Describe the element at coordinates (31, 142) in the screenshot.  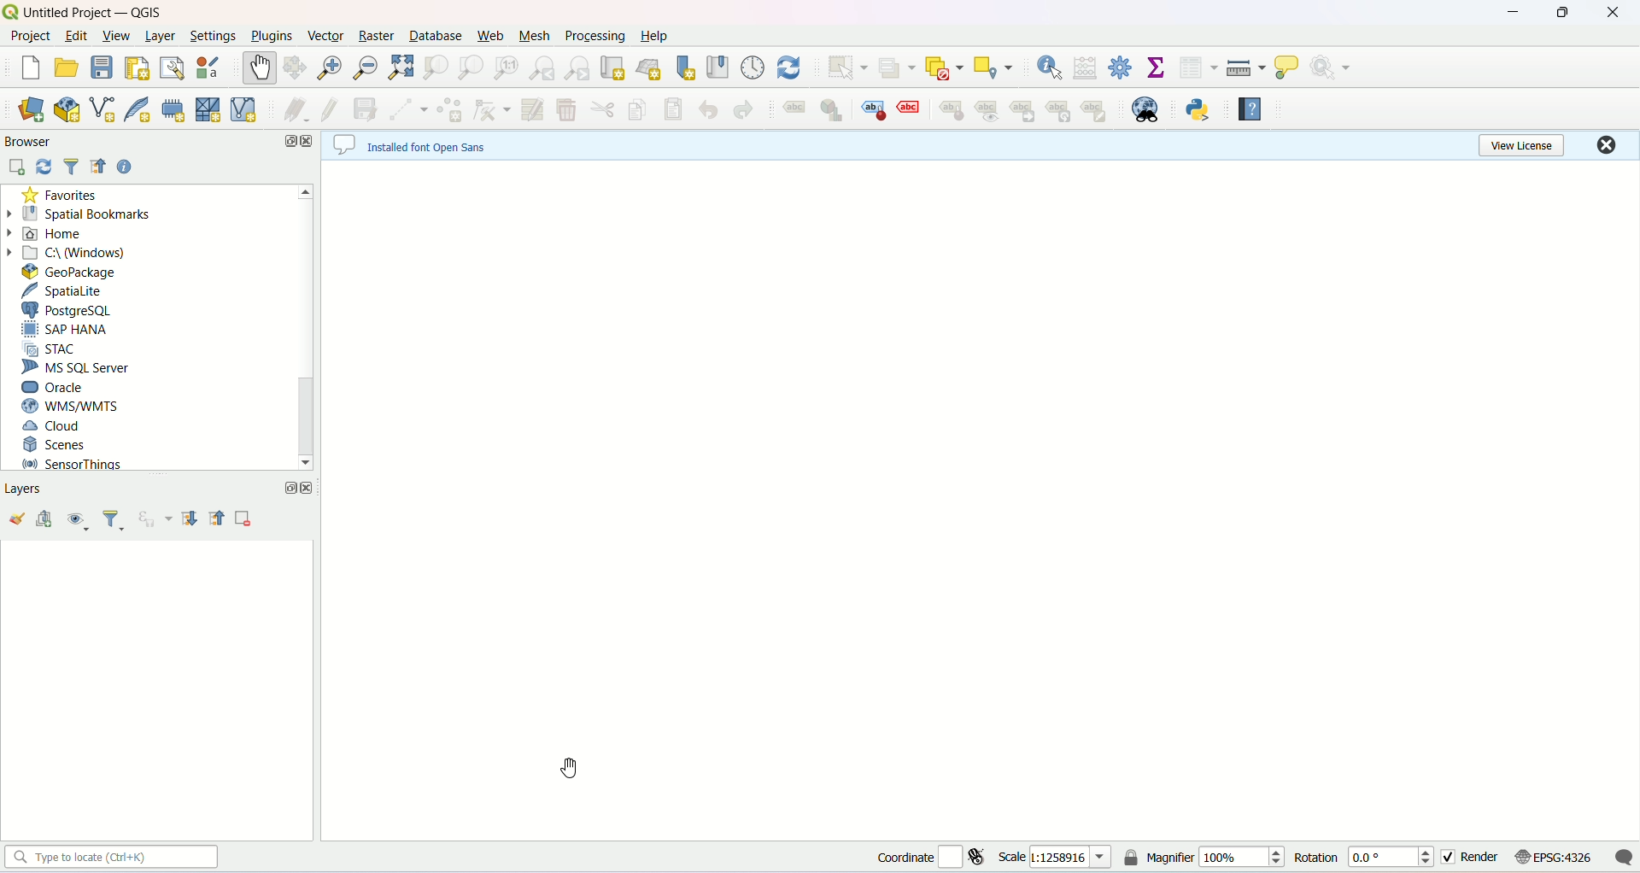
I see `browser` at that location.